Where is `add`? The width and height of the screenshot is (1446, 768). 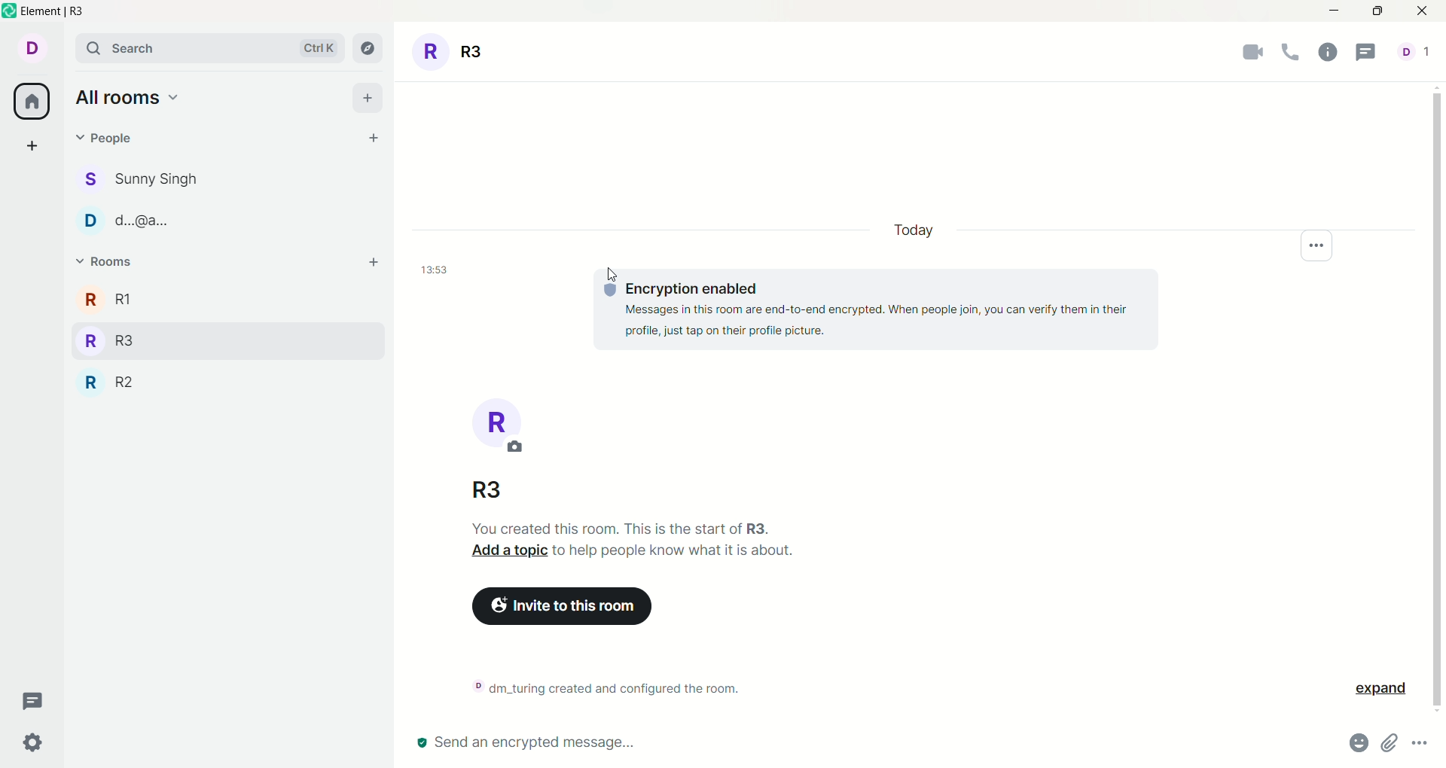
add is located at coordinates (35, 147).